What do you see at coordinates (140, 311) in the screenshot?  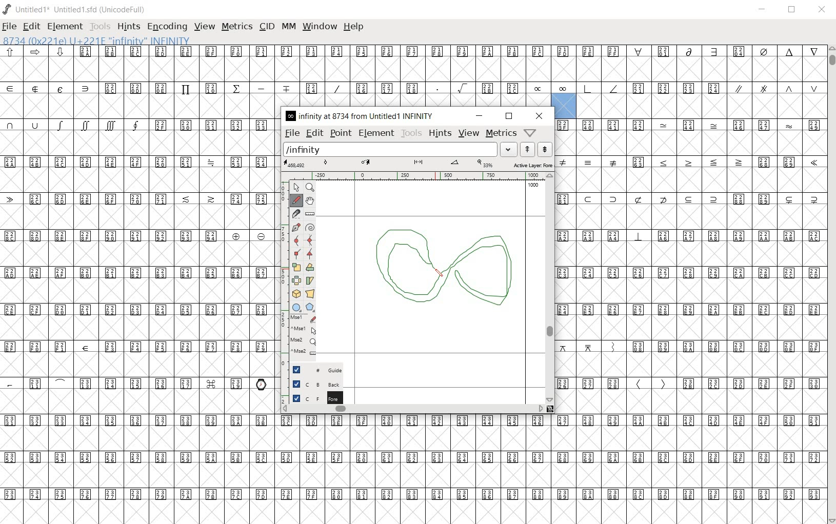 I see `Unicode code points` at bounding box center [140, 311].